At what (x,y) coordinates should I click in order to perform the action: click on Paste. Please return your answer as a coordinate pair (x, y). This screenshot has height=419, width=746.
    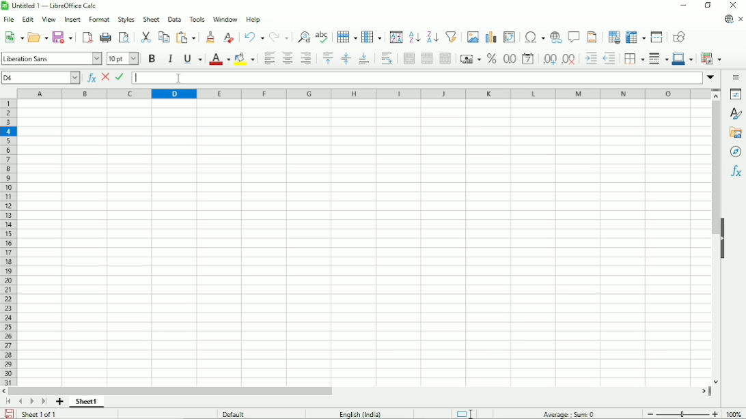
    Looking at the image, I should click on (186, 37).